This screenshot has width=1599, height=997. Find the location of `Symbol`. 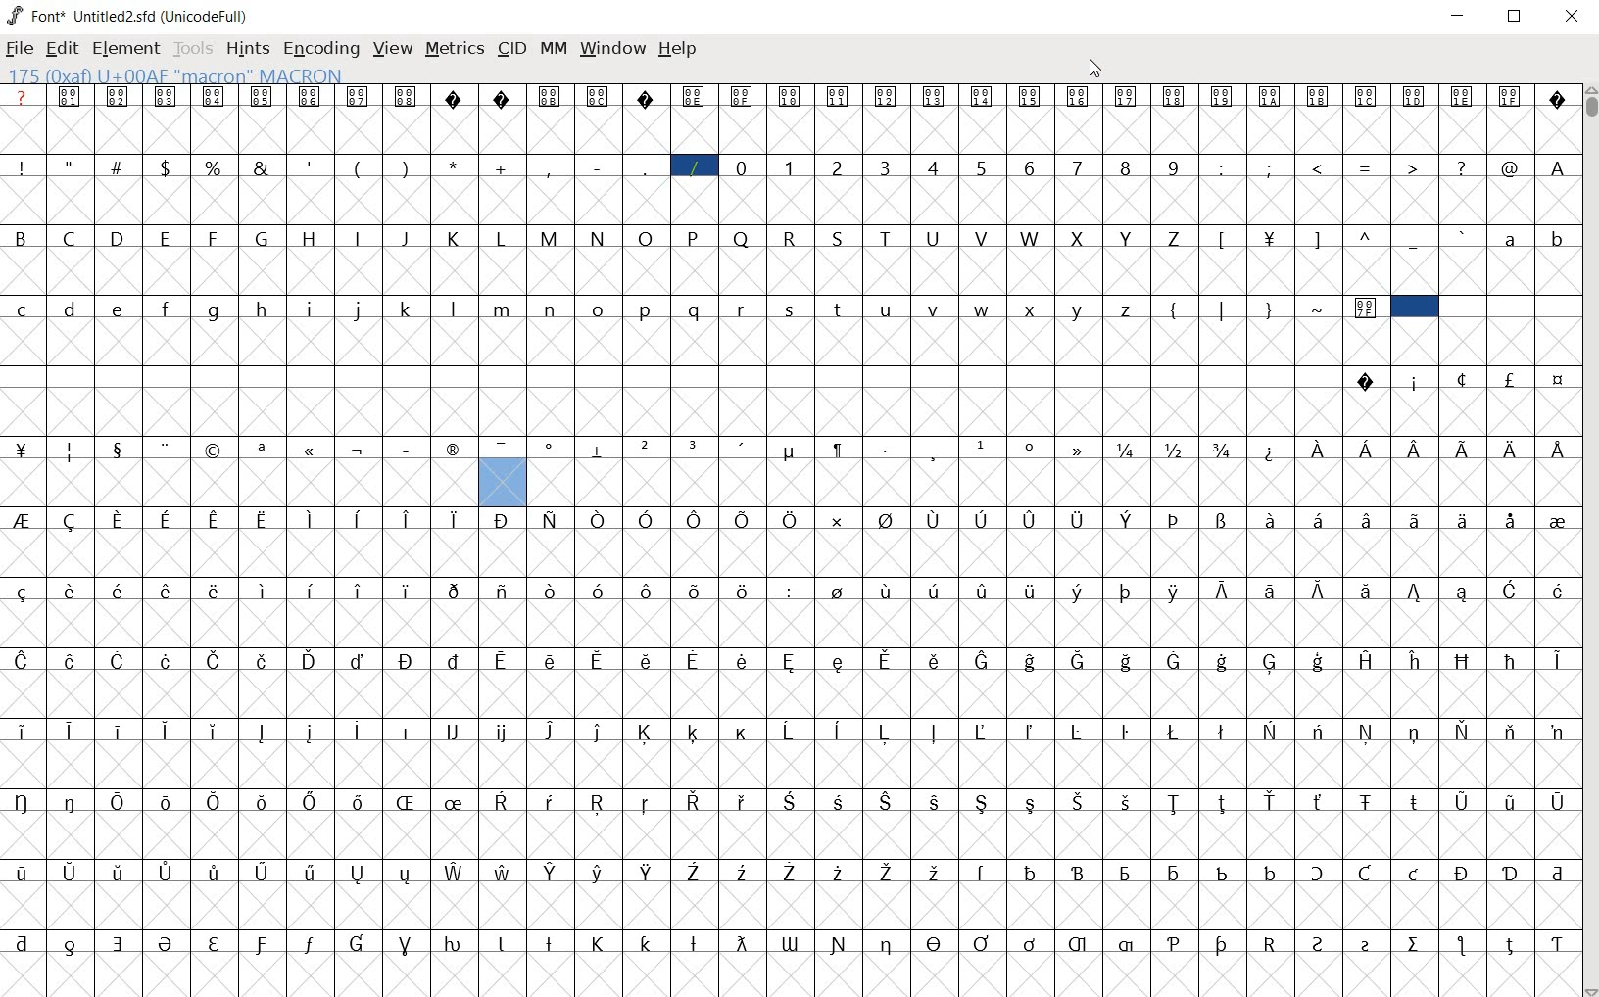

Symbol is located at coordinates (1366, 943).